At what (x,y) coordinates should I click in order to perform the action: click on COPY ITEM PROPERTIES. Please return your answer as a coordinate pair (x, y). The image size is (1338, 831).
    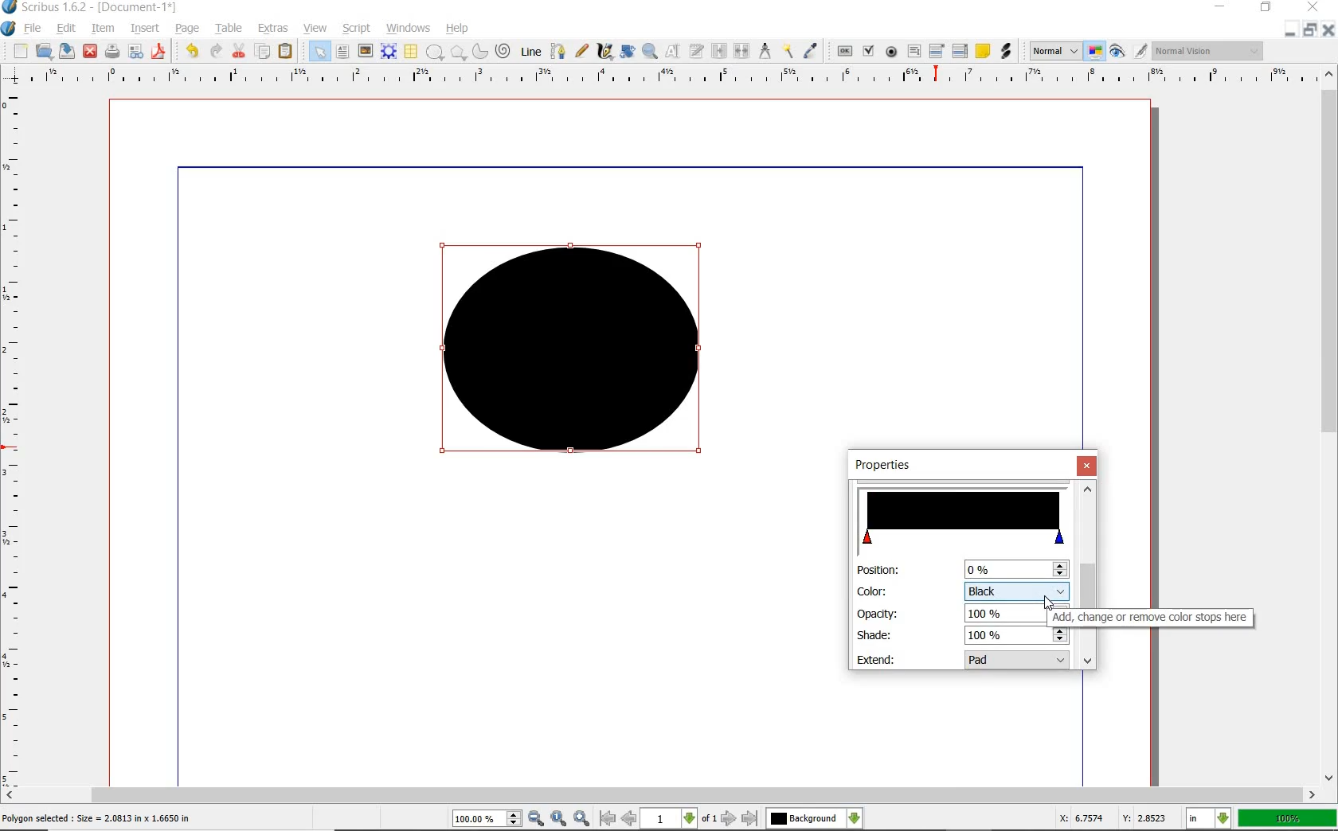
    Looking at the image, I should click on (788, 50).